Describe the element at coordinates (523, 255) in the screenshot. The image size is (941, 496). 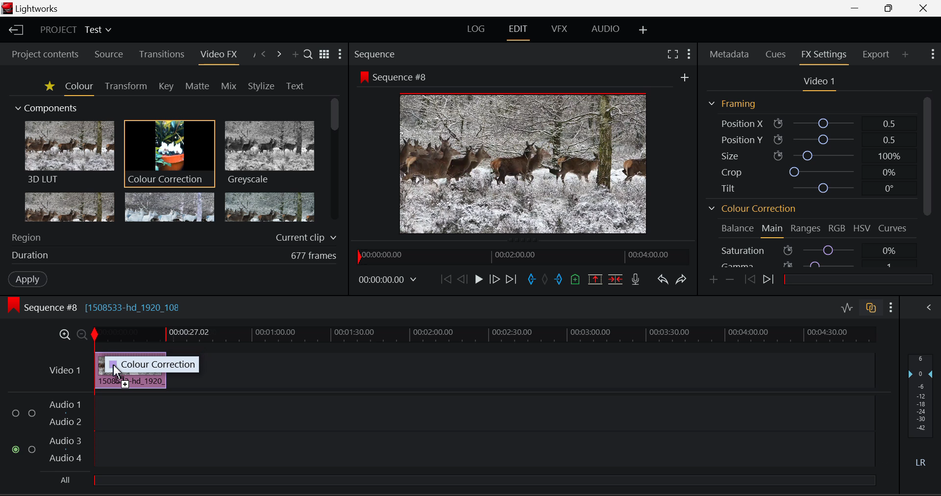
I see `Project Timeline Navigator` at that location.